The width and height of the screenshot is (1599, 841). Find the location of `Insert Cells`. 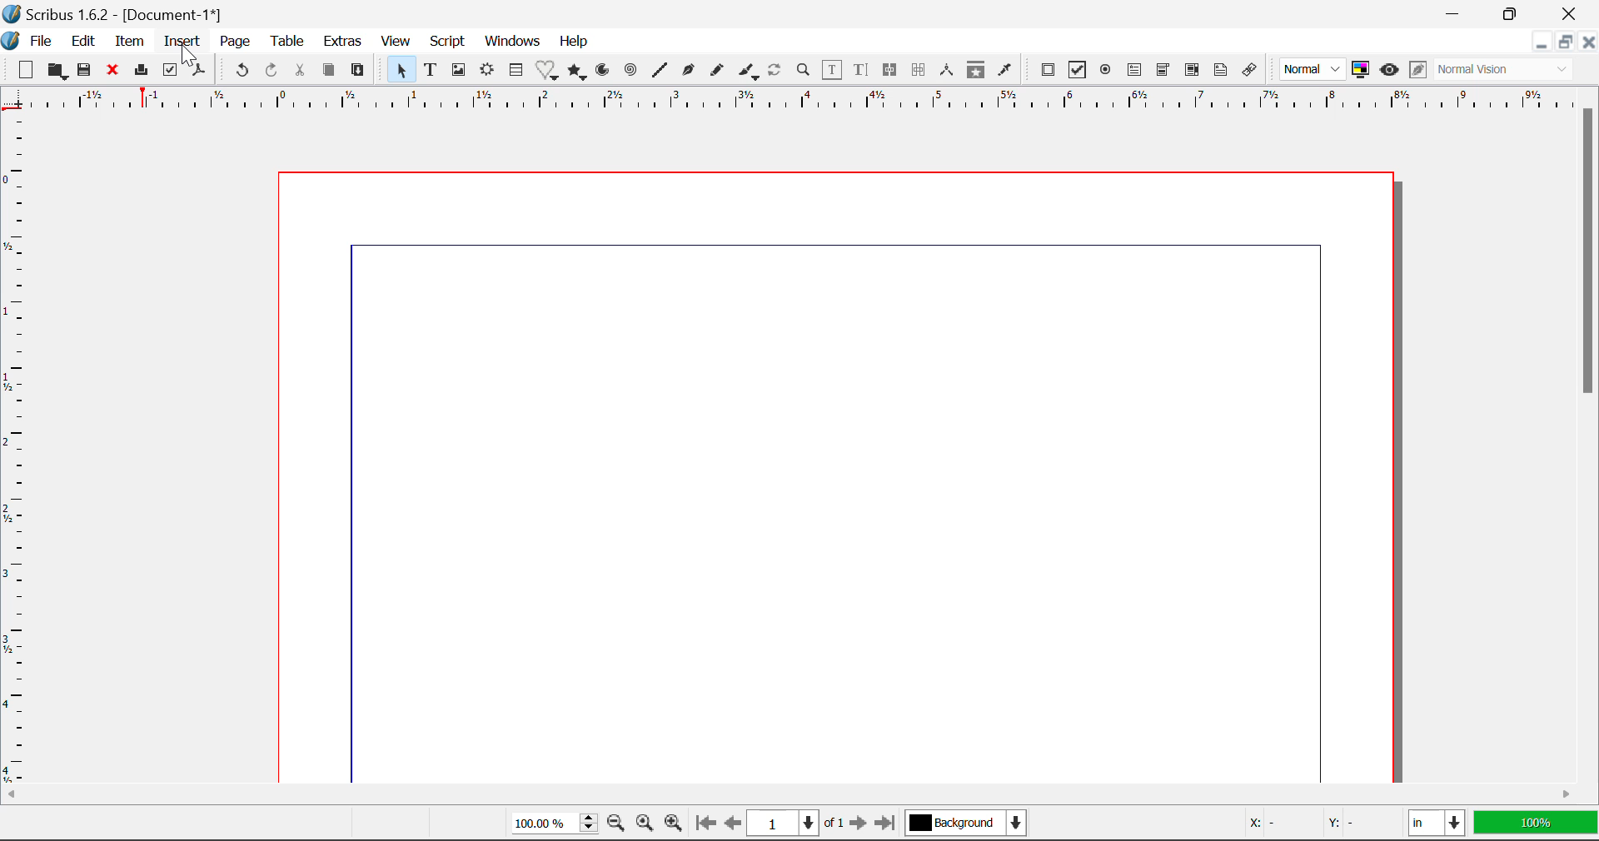

Insert Cells is located at coordinates (515, 72).